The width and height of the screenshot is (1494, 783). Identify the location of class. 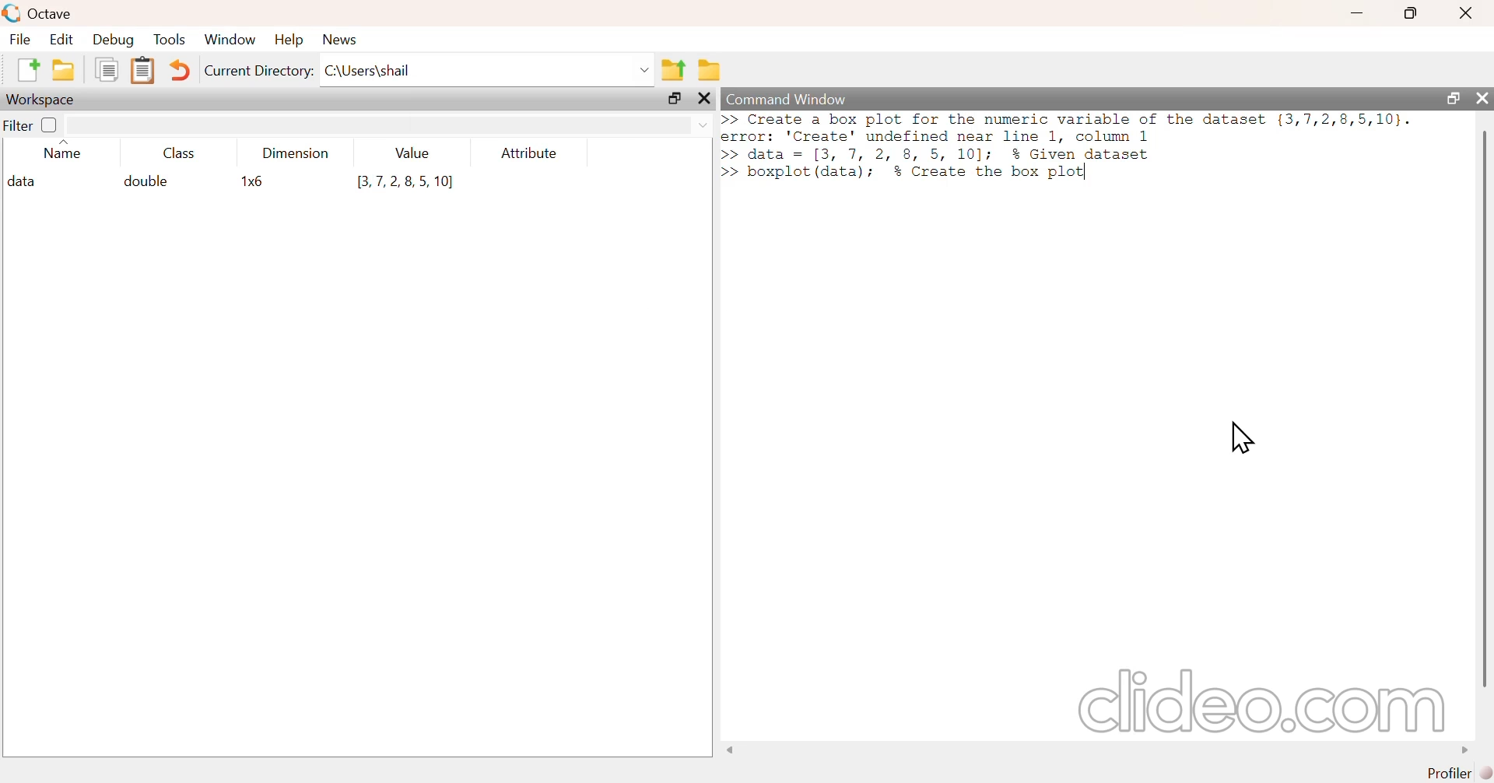
(180, 153).